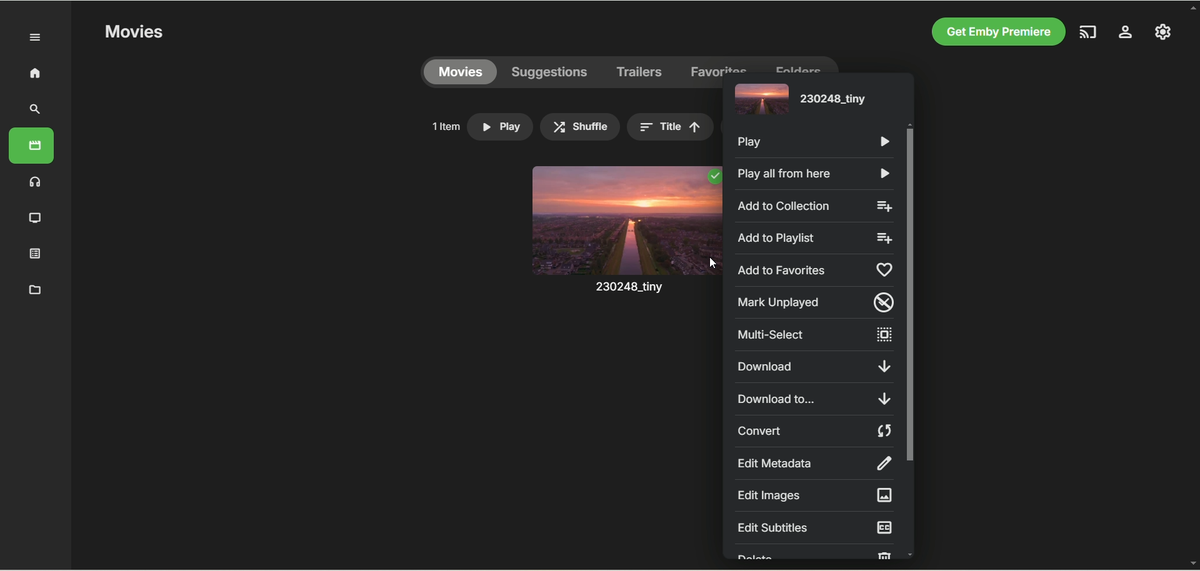  What do you see at coordinates (813, 367) in the screenshot?
I see `download` at bounding box center [813, 367].